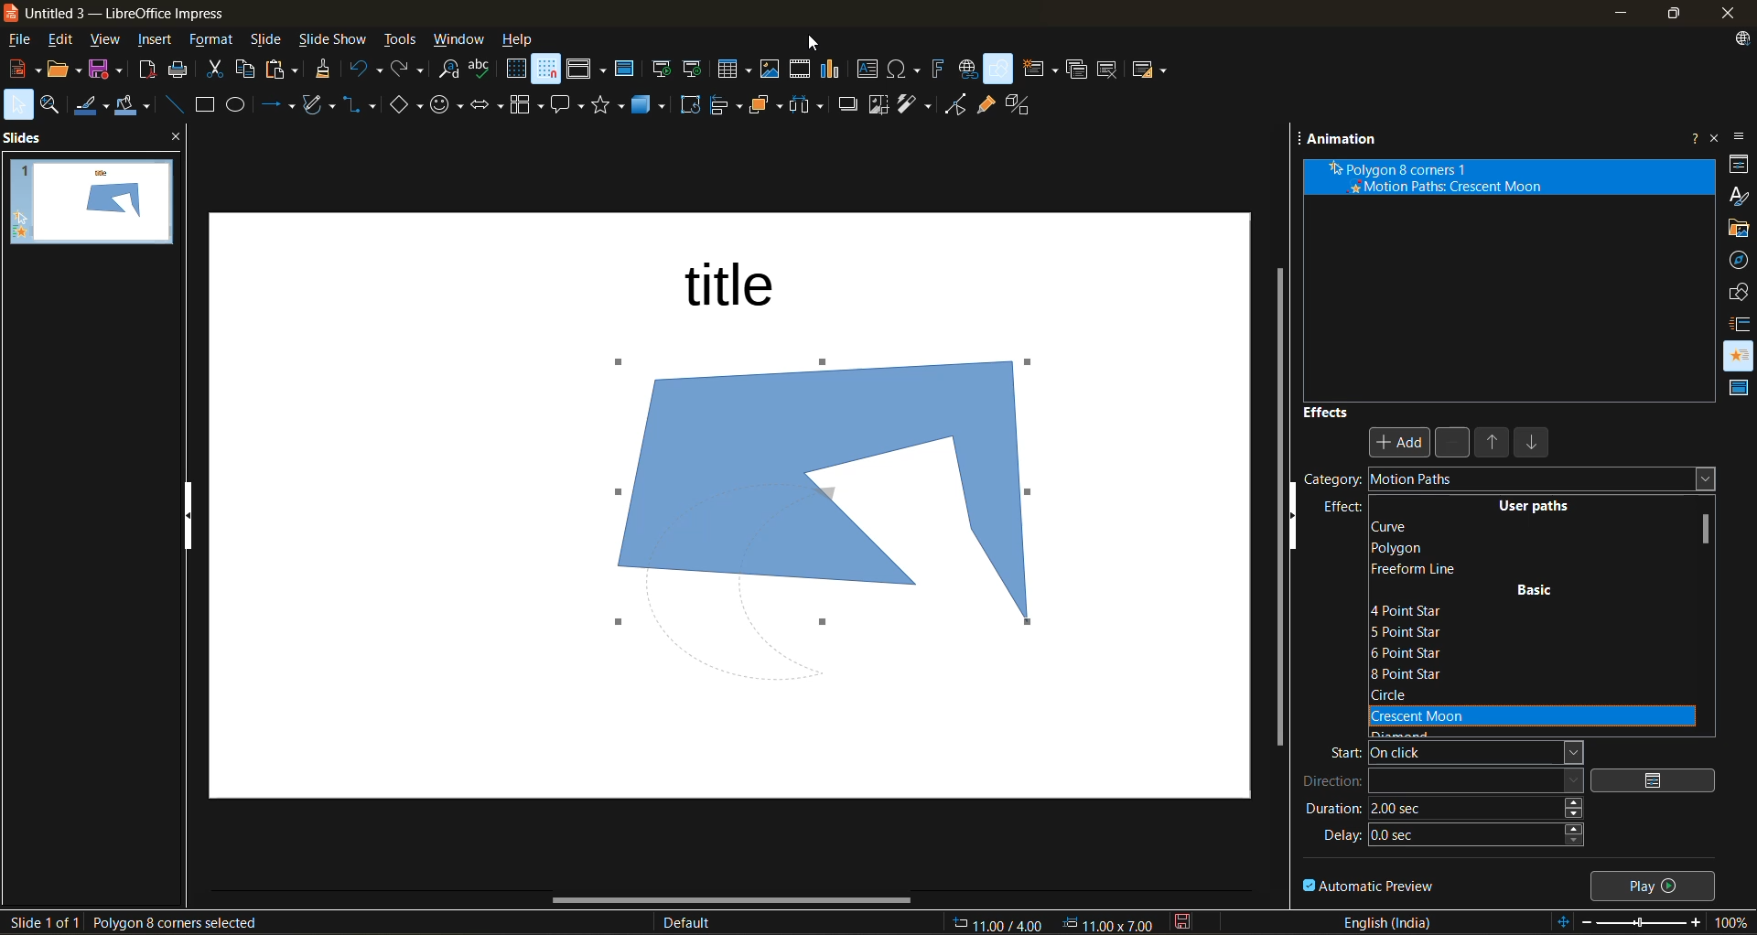 The image size is (1757, 935). Describe the element at coordinates (107, 70) in the screenshot. I see `save` at that location.